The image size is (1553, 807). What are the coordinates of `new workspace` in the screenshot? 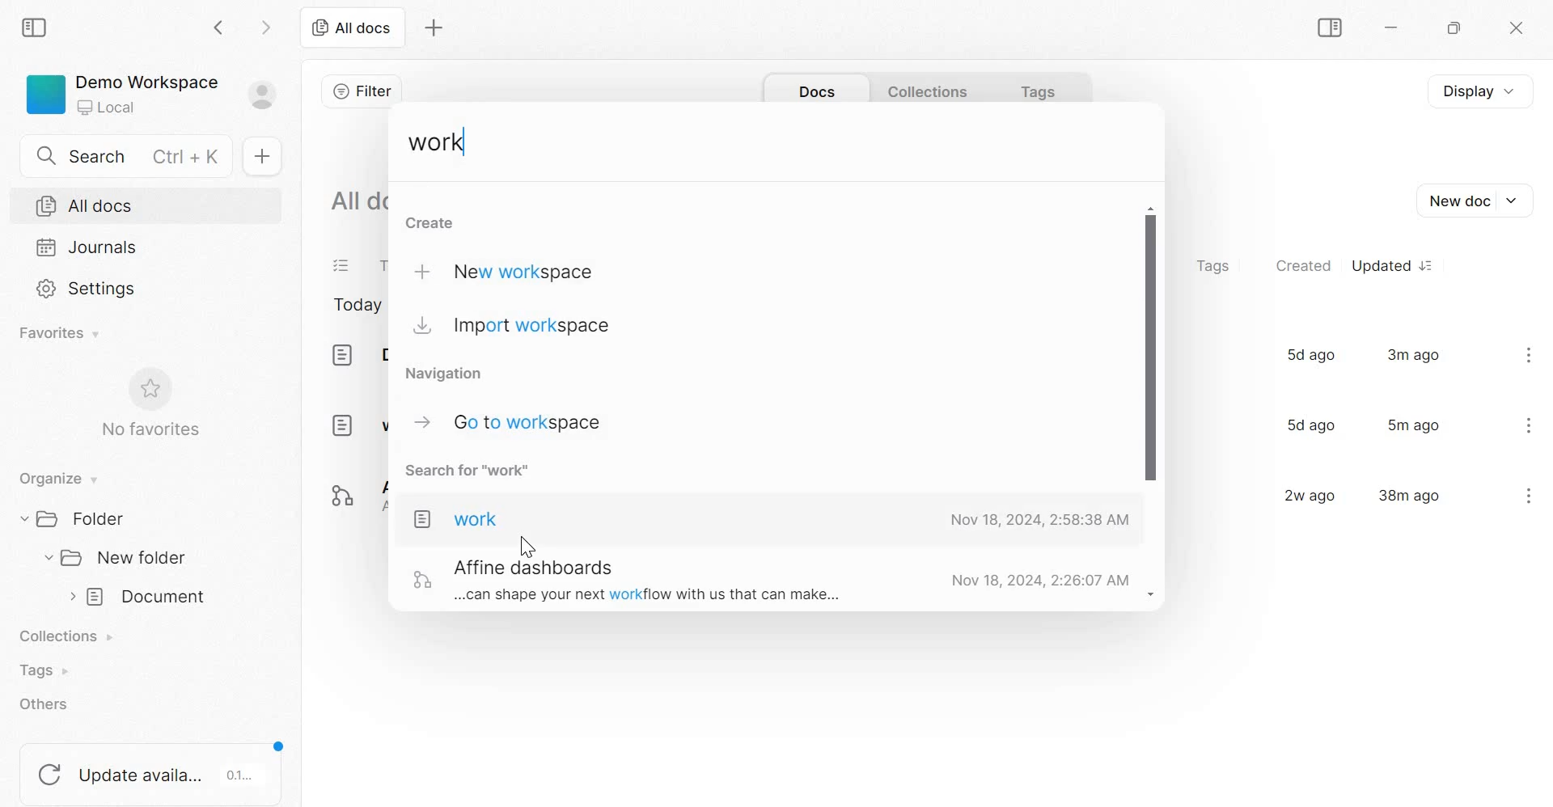 It's located at (512, 271).